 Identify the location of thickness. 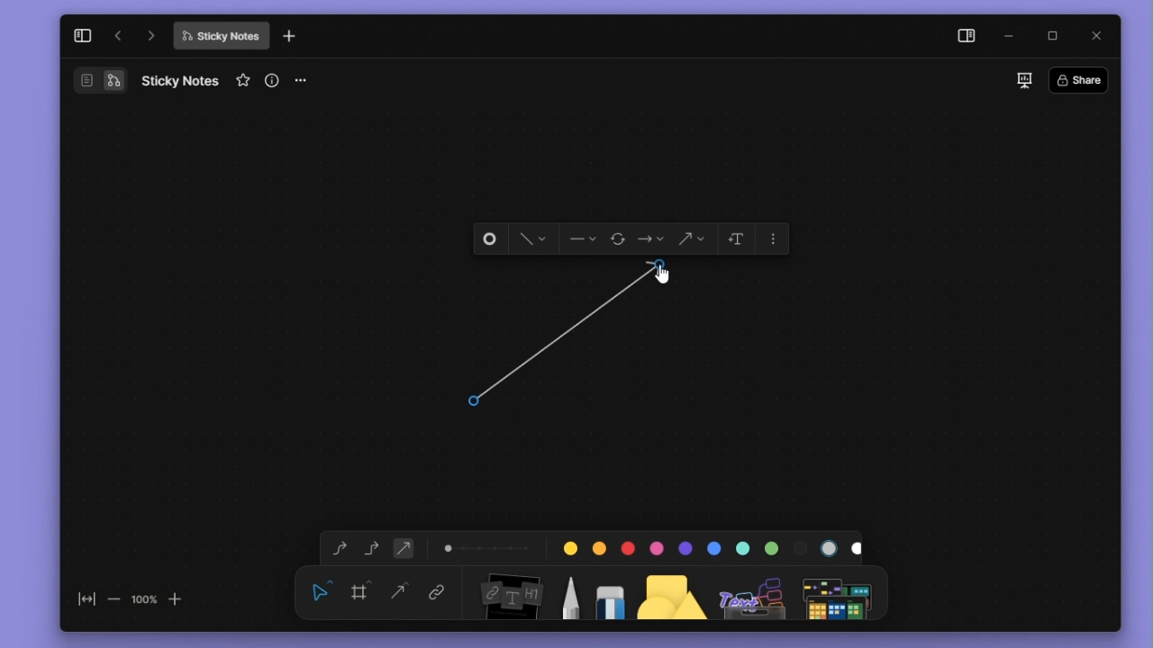
(487, 546).